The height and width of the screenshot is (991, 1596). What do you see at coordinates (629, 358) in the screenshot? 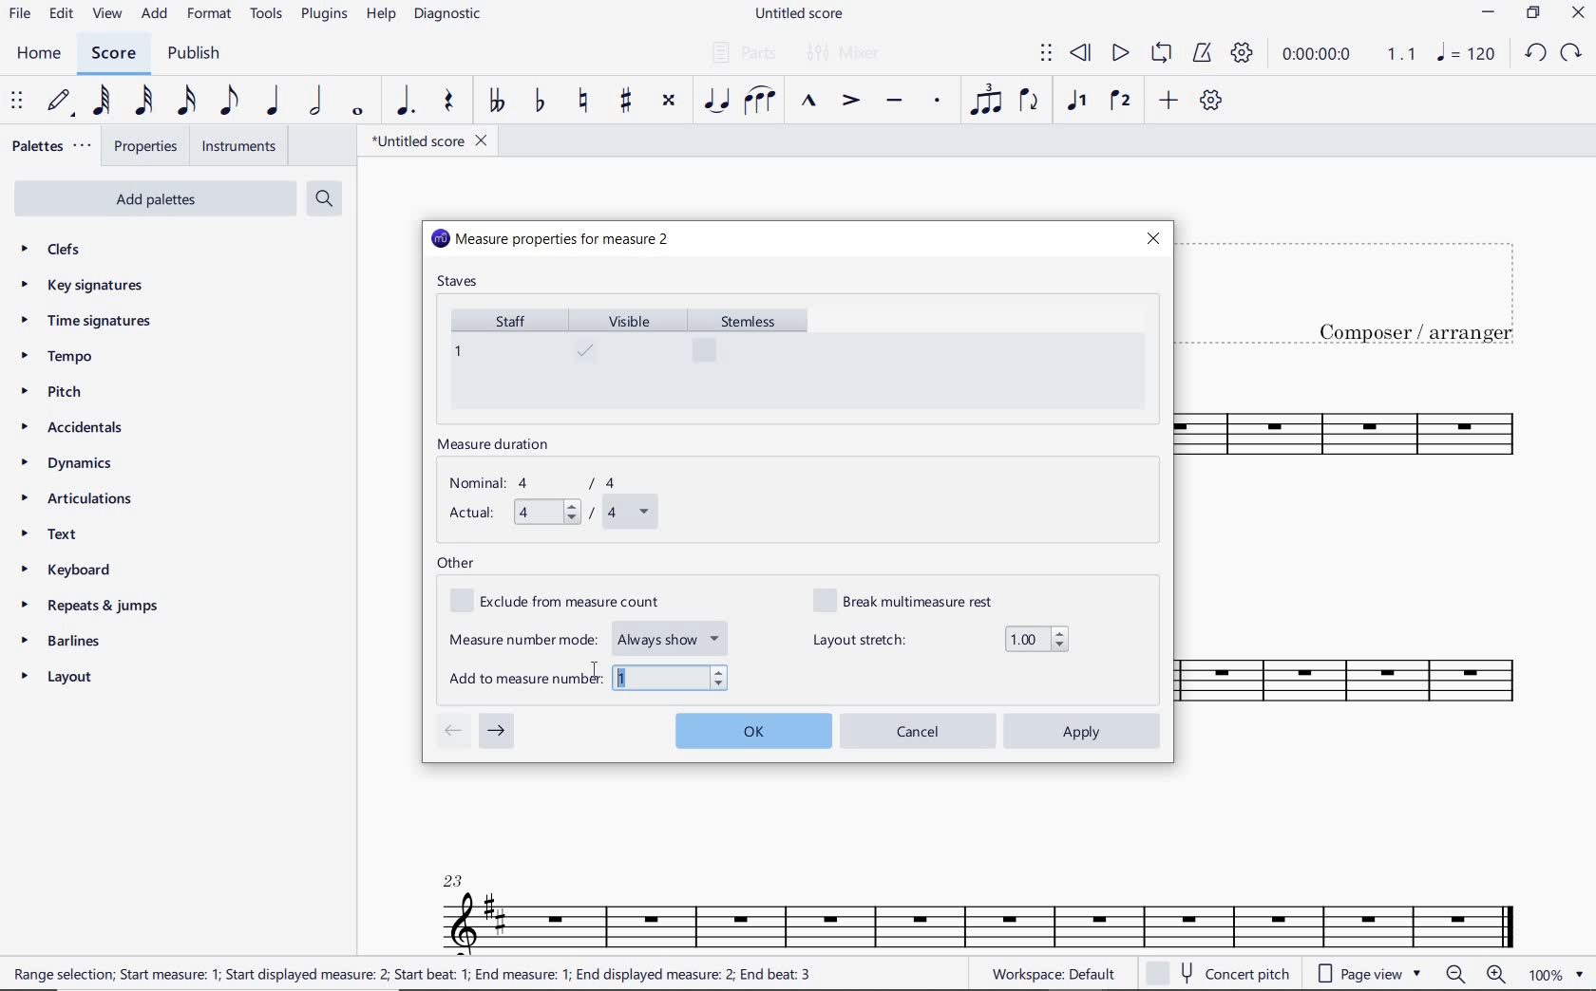
I see `visible` at bounding box center [629, 358].